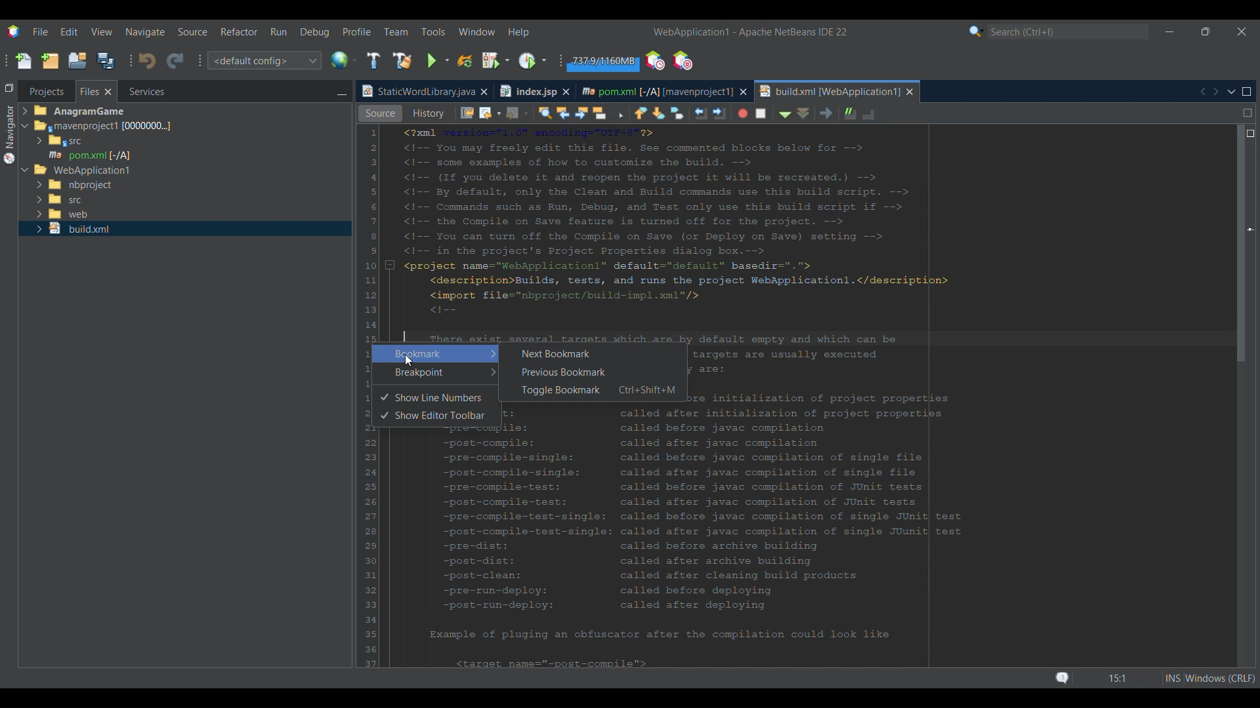 This screenshot has width=1260, height=708. I want to click on Convert to release option for strict compatibility checks, so click(373, 274).